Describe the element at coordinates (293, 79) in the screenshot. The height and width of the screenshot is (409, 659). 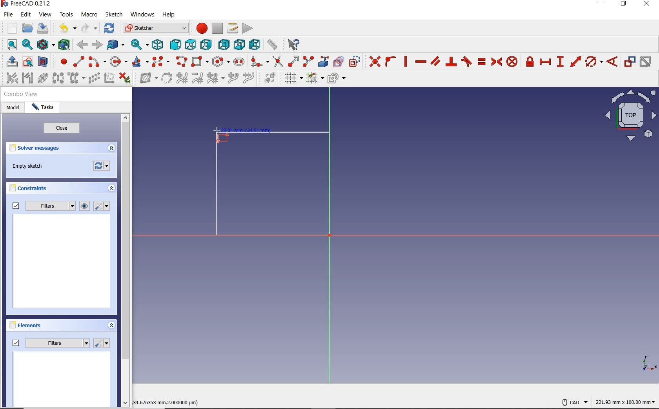
I see `toggle grid` at that location.